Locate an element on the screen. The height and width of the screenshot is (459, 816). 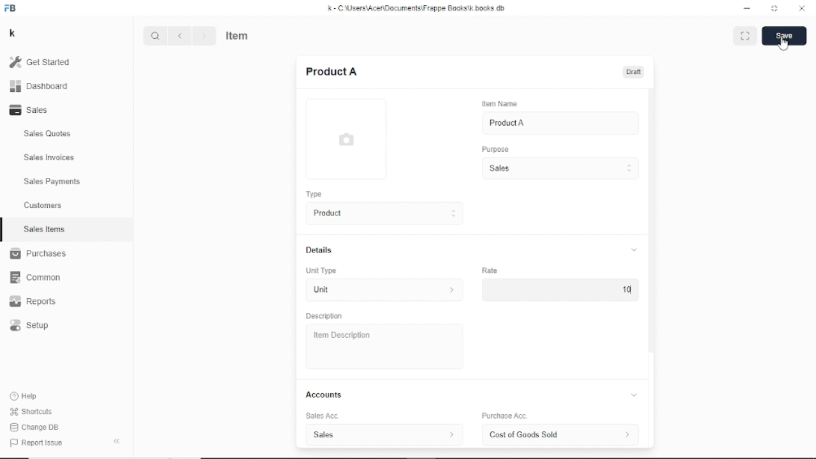
Reports is located at coordinates (33, 301).